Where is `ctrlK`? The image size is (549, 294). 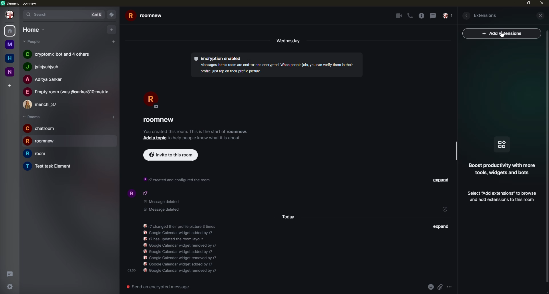
ctrlK is located at coordinates (97, 14).